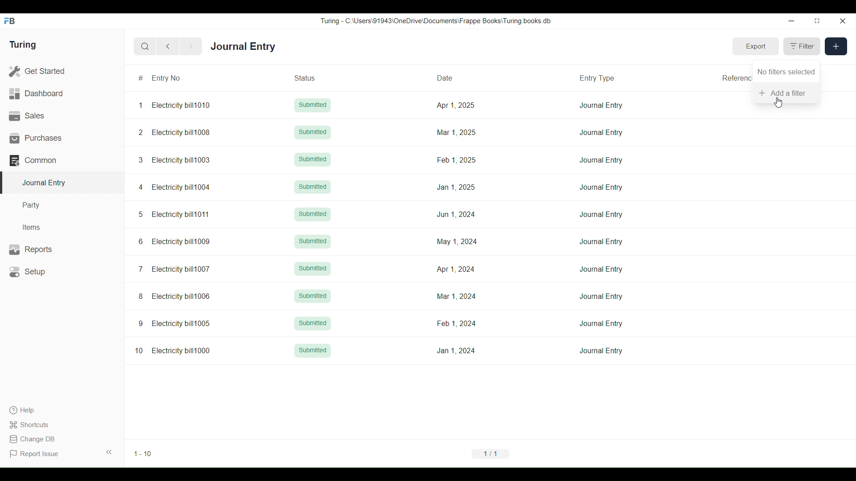  Describe the element at coordinates (174, 105) in the screenshot. I see `1 Electricity bill1010` at that location.